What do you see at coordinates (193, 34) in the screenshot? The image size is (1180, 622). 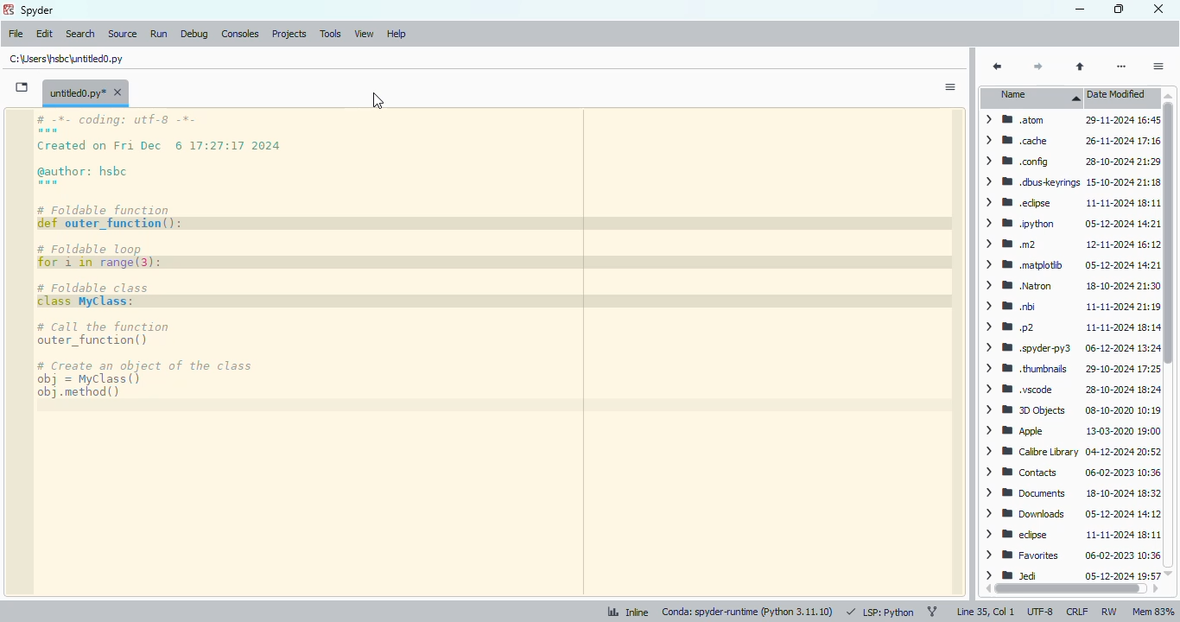 I see `debug` at bounding box center [193, 34].